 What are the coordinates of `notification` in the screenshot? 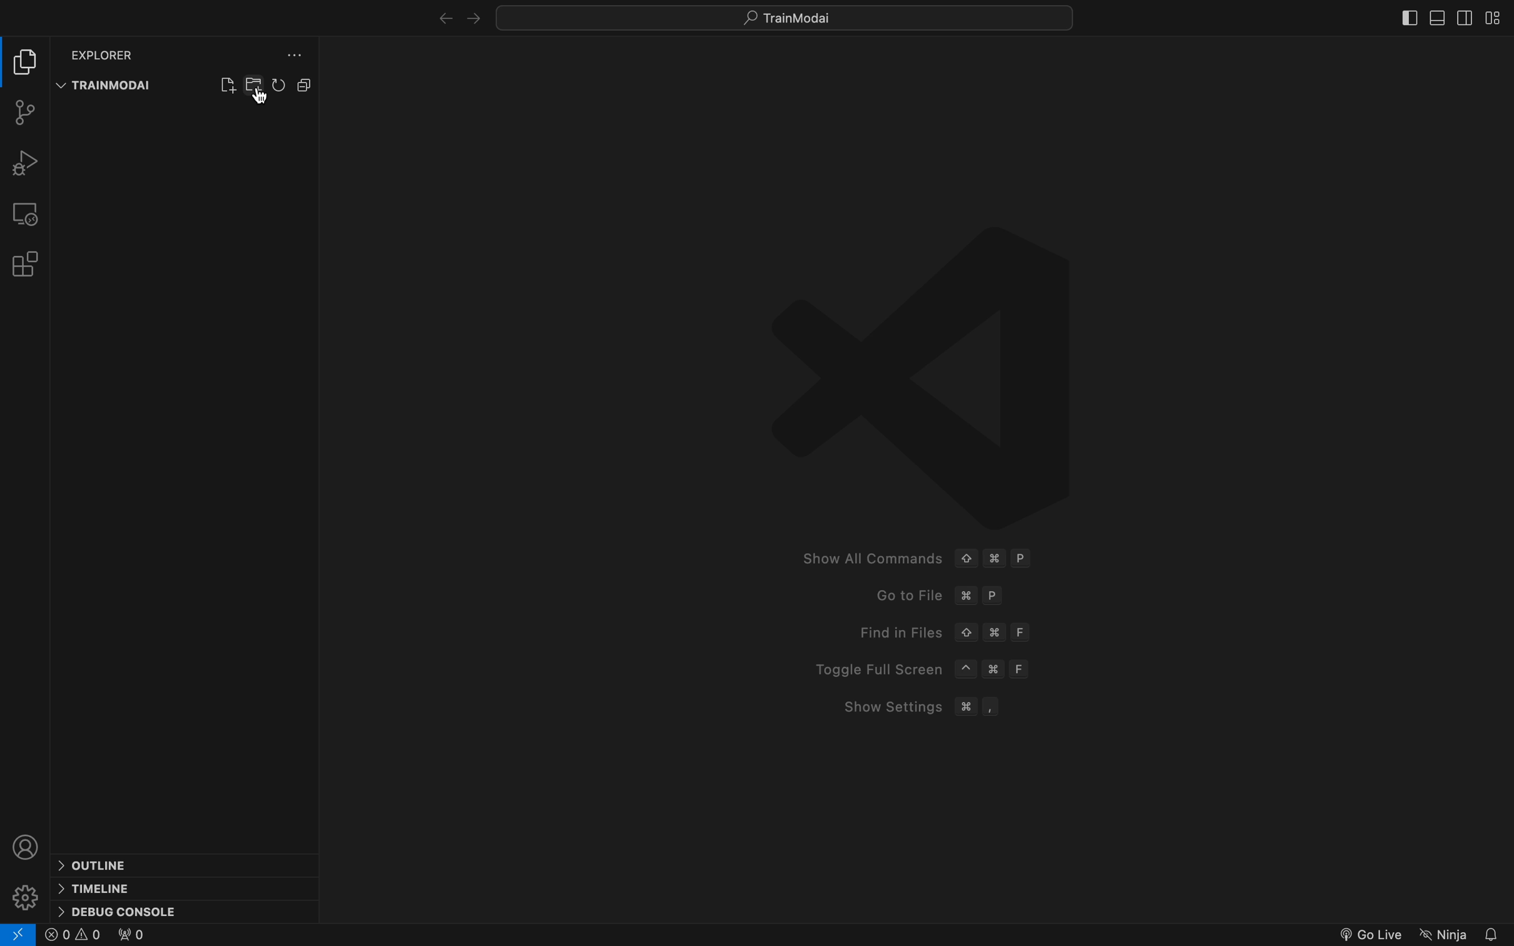 It's located at (1494, 933).